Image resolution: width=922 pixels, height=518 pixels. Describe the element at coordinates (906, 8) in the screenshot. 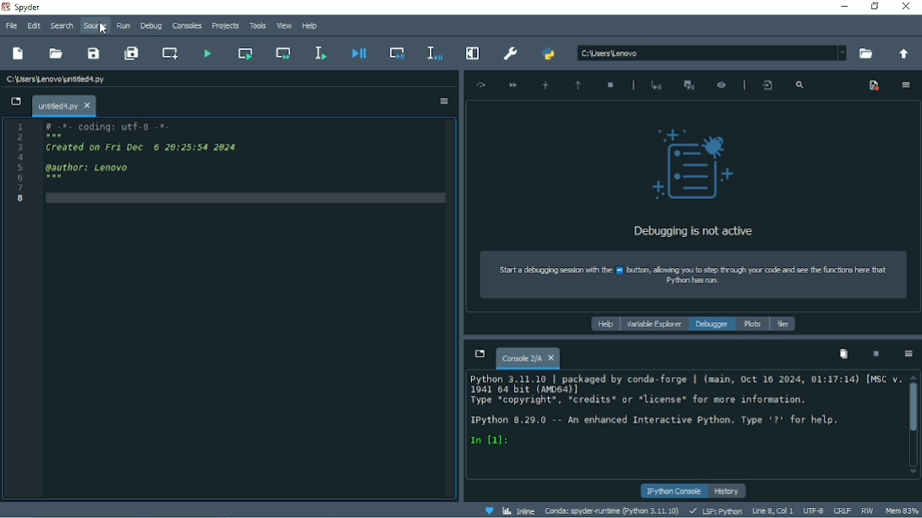

I see `Close` at that location.